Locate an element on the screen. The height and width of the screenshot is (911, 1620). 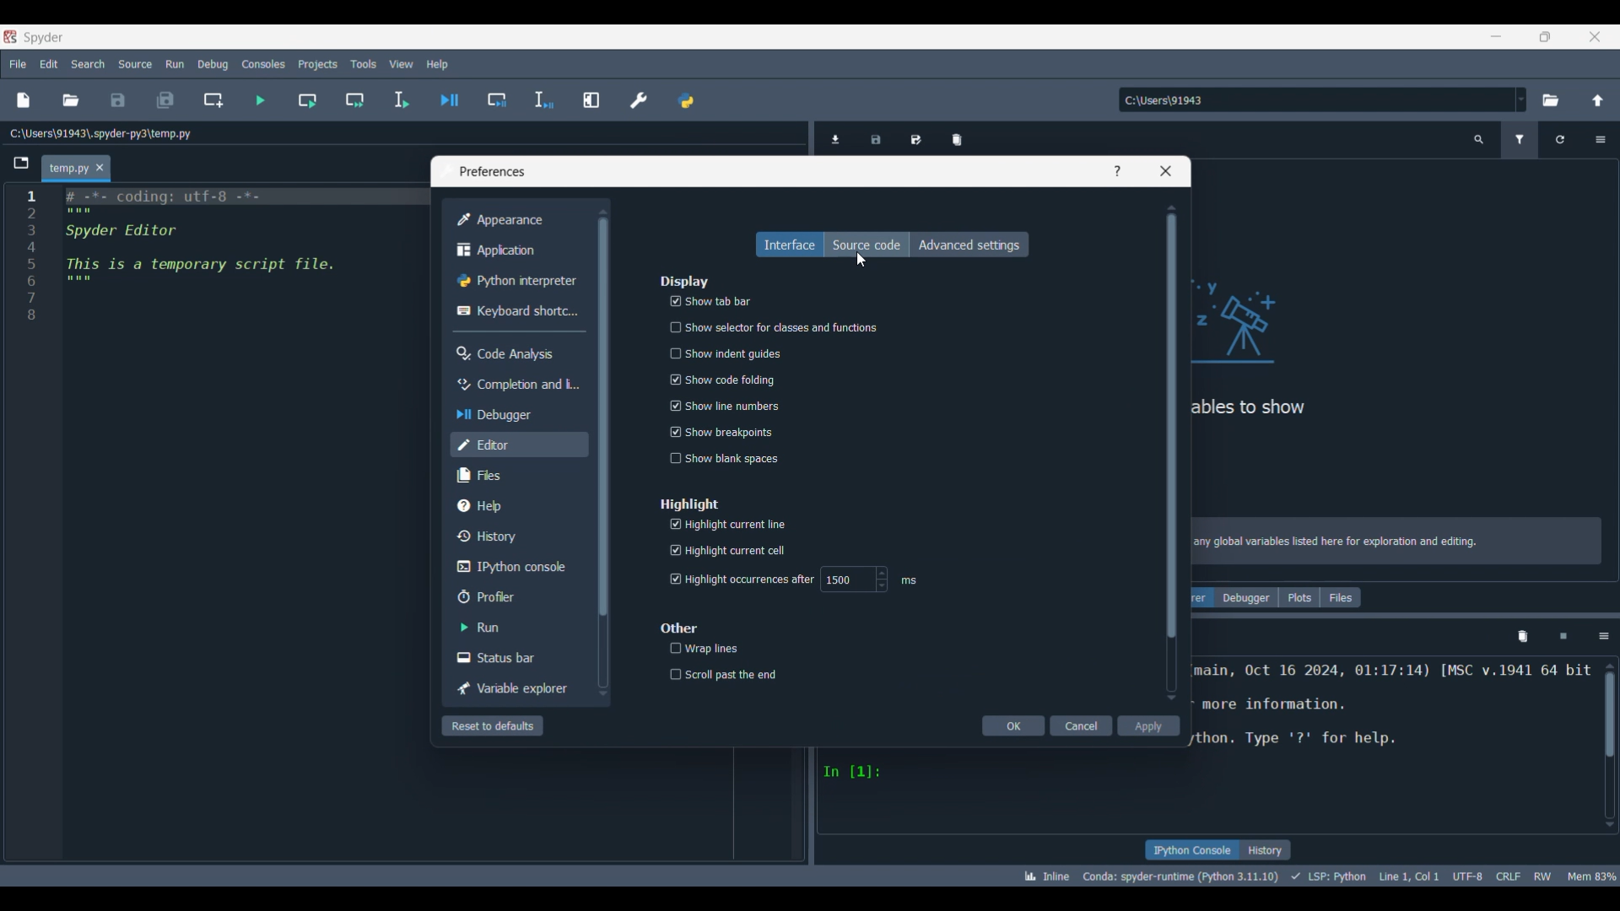
Remove all variables is located at coordinates (957, 140).